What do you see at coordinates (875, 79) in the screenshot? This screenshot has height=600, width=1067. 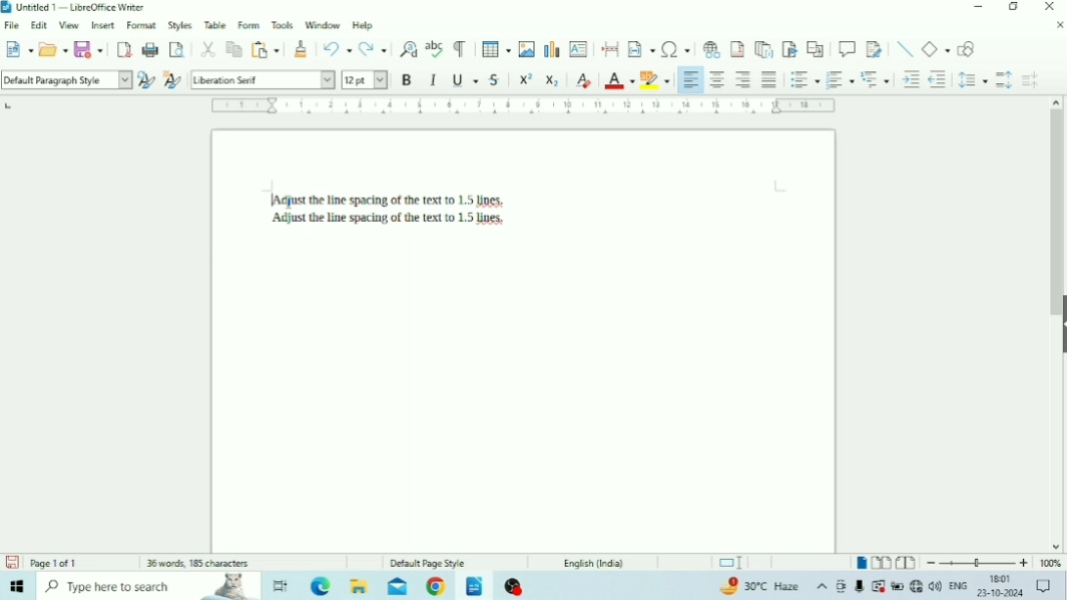 I see `Select Outline Format` at bounding box center [875, 79].